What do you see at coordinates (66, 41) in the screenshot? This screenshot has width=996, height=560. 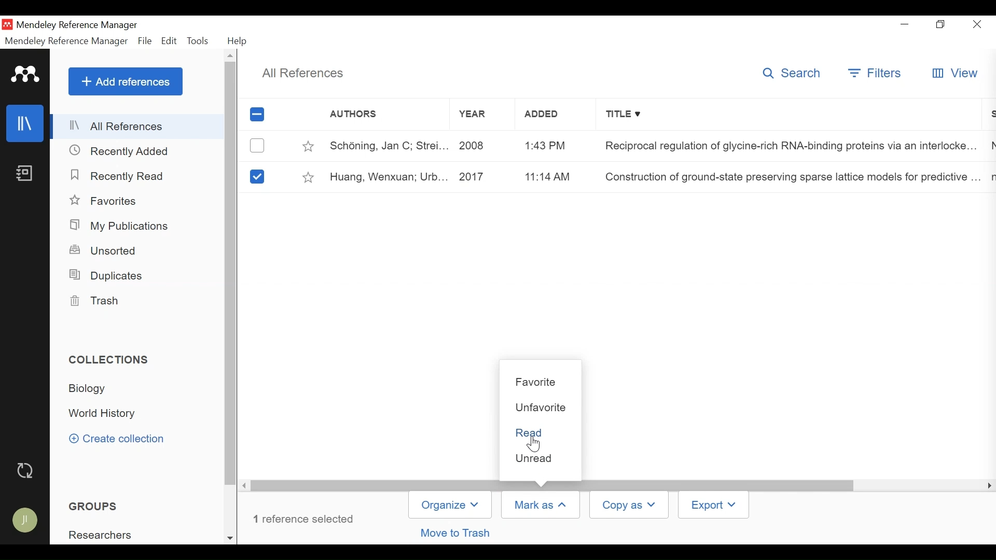 I see `Mendeley Reference Manager` at bounding box center [66, 41].